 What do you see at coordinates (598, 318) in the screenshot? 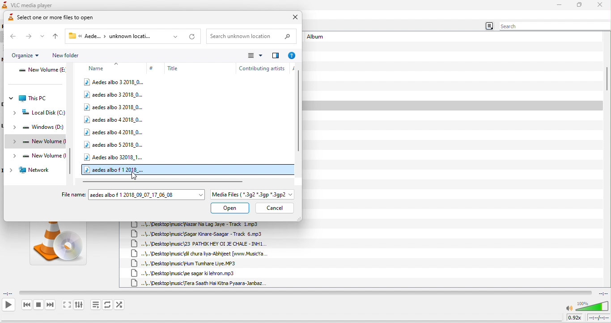
I see `total time/remaining time` at bounding box center [598, 318].